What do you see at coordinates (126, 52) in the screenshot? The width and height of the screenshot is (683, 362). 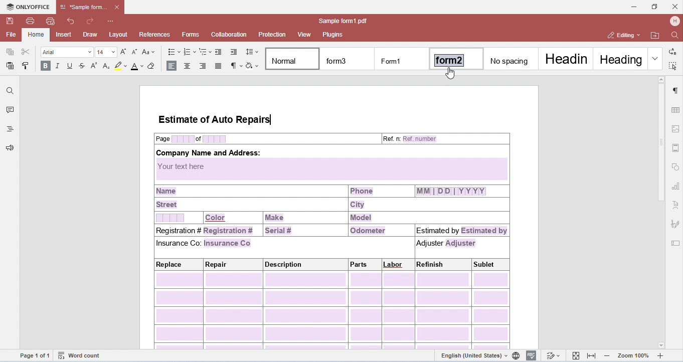 I see `increment font size` at bounding box center [126, 52].